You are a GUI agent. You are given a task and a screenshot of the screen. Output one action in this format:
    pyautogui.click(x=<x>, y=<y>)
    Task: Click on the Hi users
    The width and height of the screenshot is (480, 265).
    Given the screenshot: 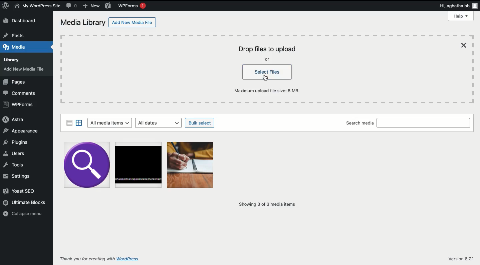 What is the action you would take?
    pyautogui.click(x=459, y=6)
    